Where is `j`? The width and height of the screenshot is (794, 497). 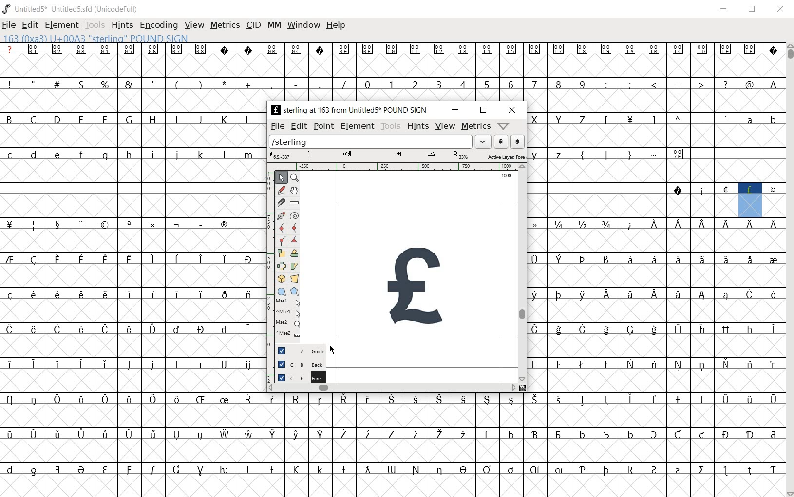
j is located at coordinates (177, 156).